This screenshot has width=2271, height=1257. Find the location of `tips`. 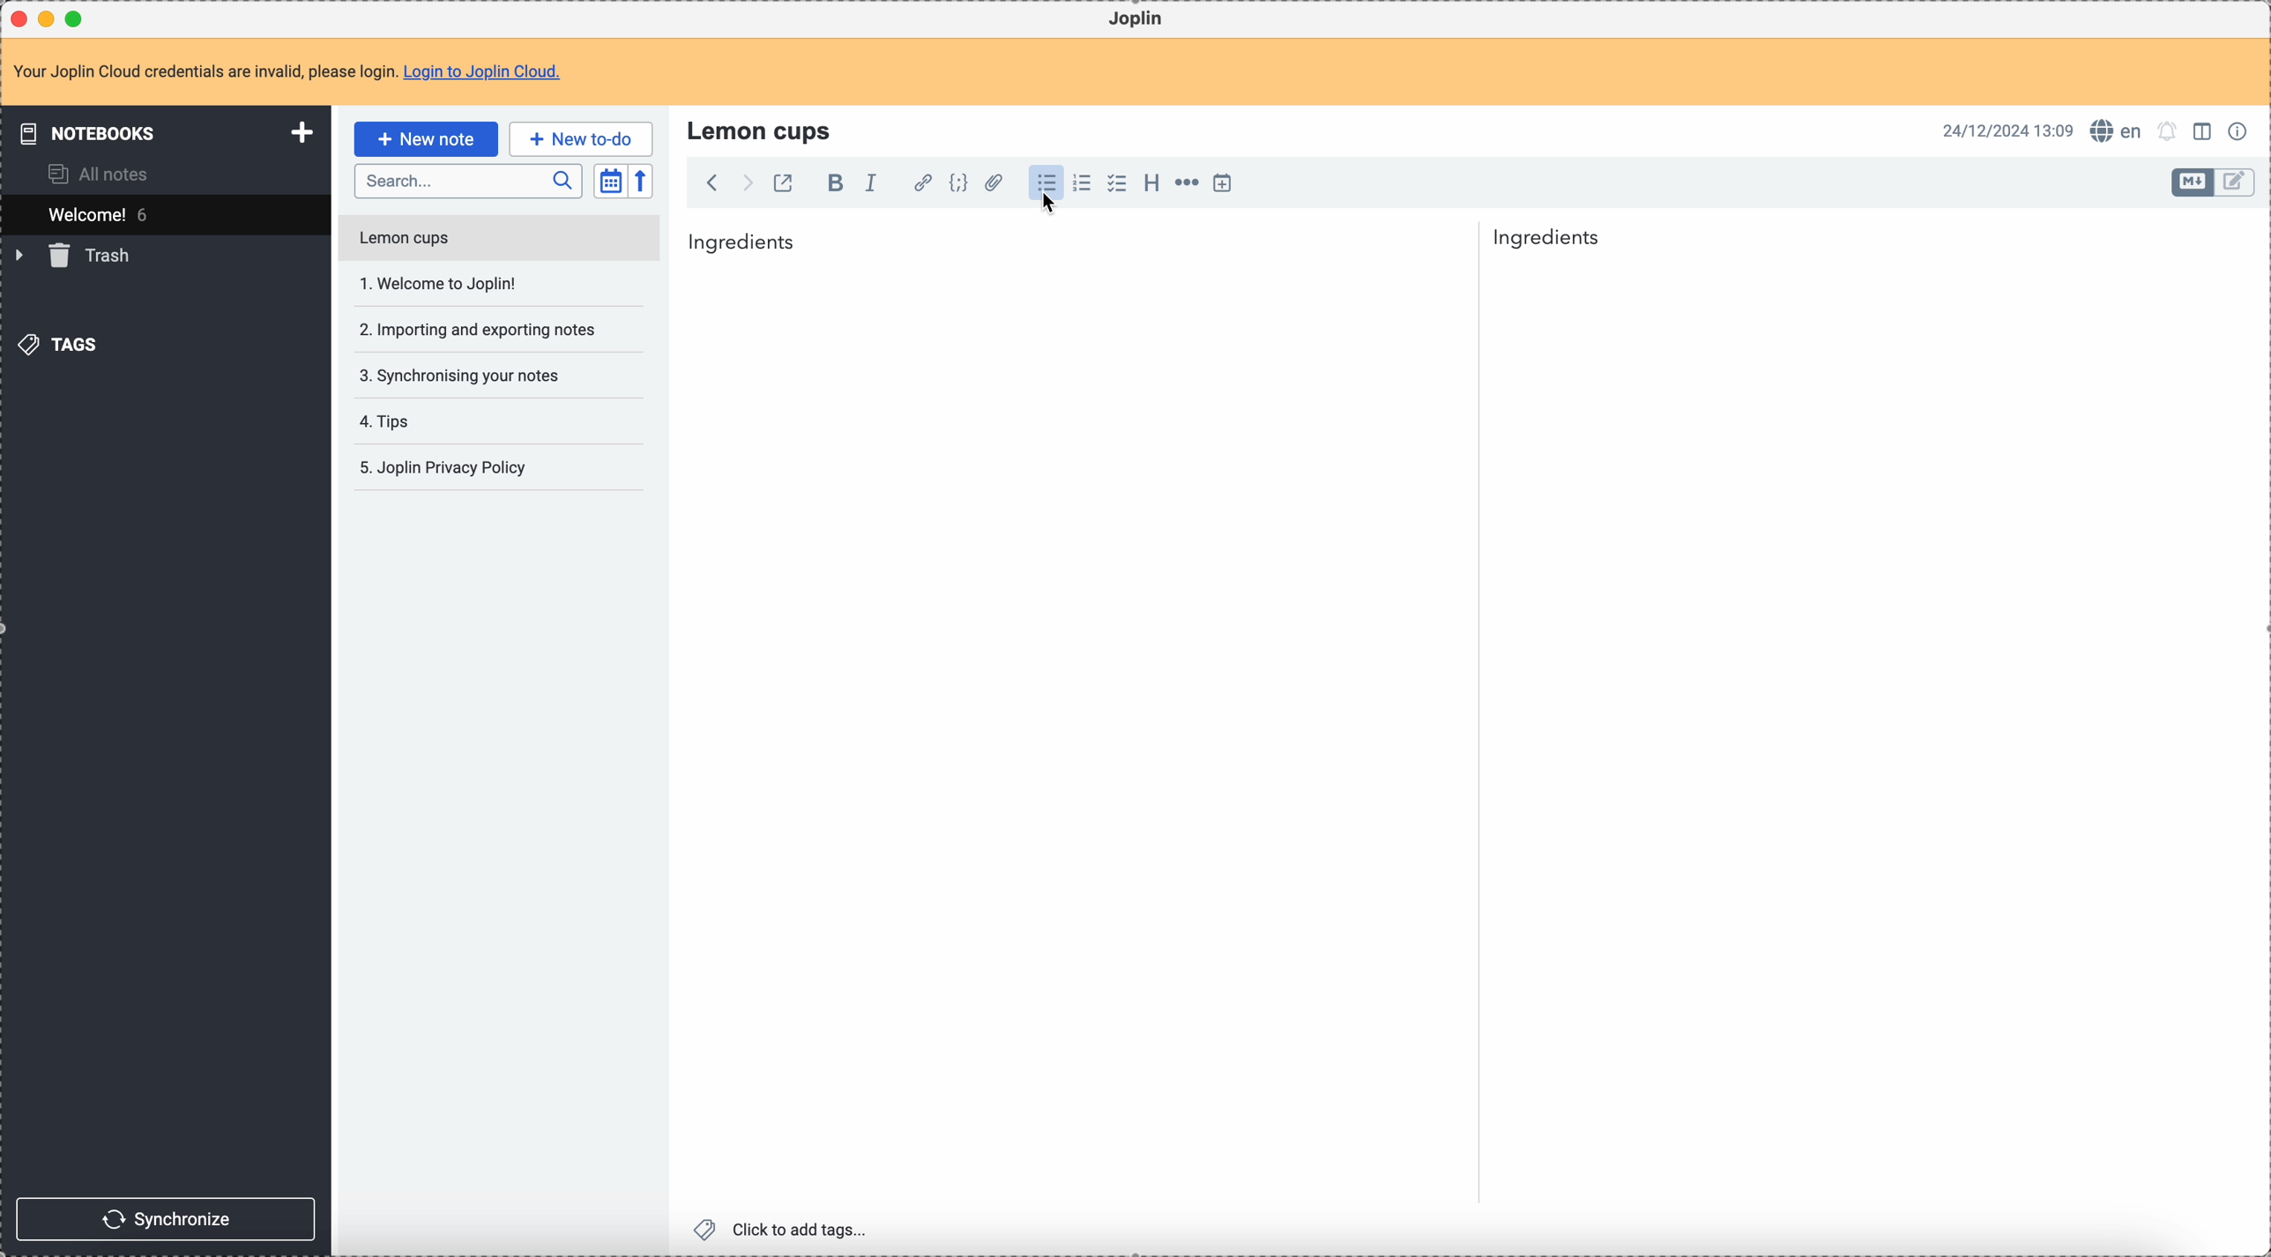

tips is located at coordinates (388, 423).